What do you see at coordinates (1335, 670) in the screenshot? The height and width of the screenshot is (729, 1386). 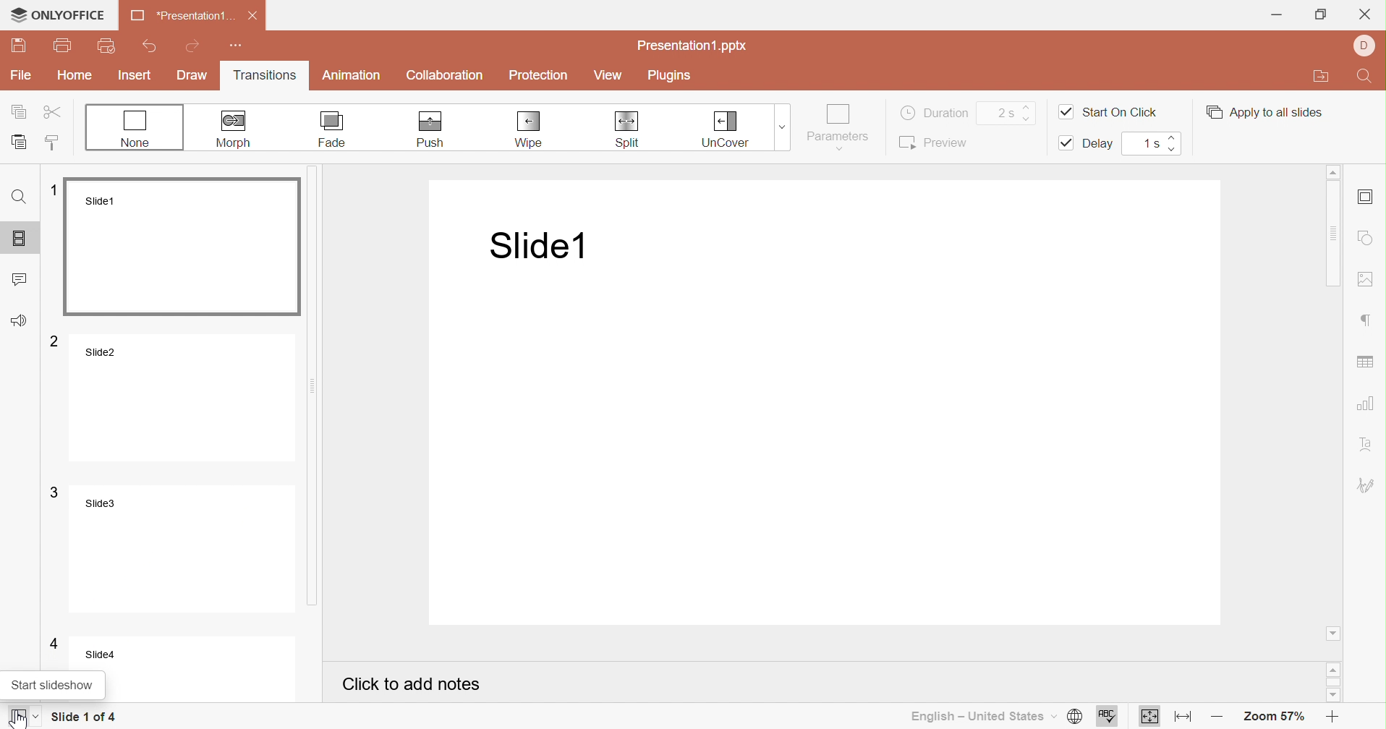 I see `Scroll up` at bounding box center [1335, 670].